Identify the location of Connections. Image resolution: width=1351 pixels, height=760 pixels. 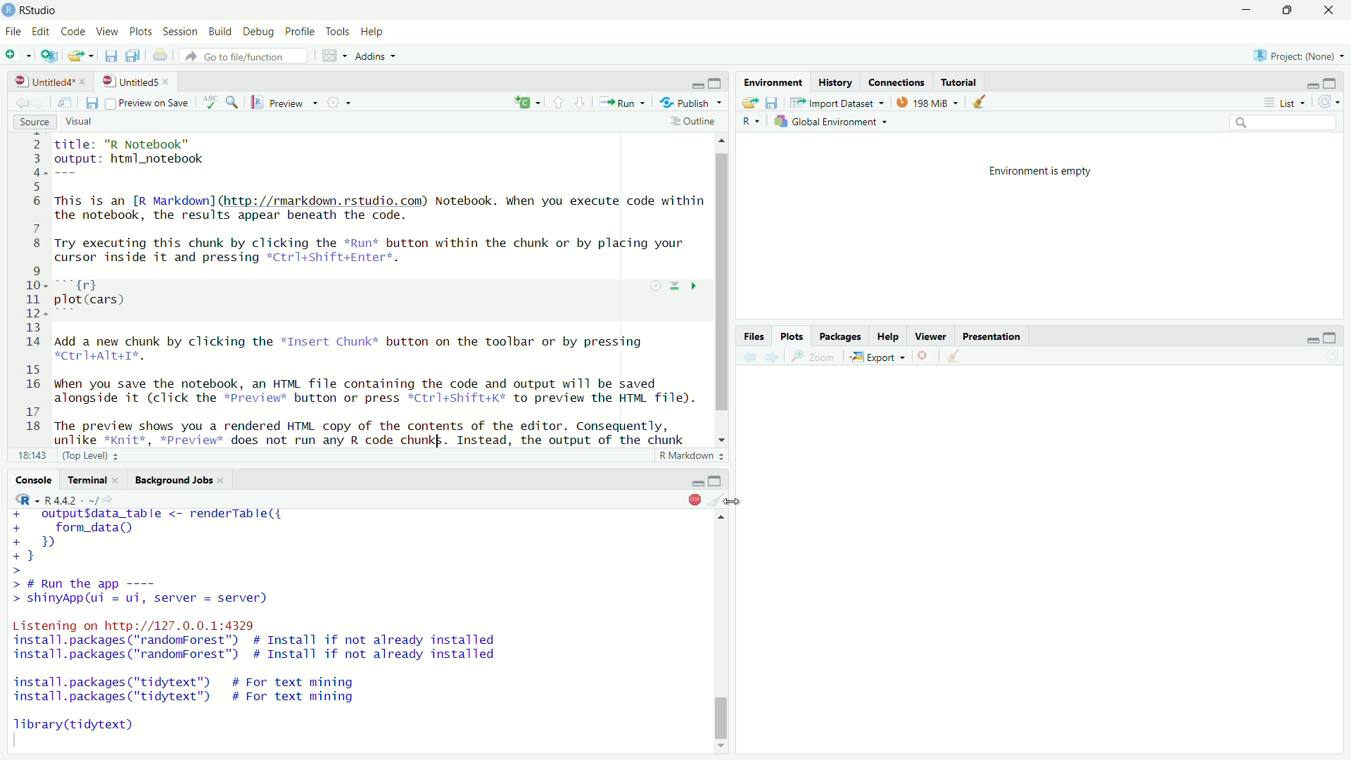
(896, 82).